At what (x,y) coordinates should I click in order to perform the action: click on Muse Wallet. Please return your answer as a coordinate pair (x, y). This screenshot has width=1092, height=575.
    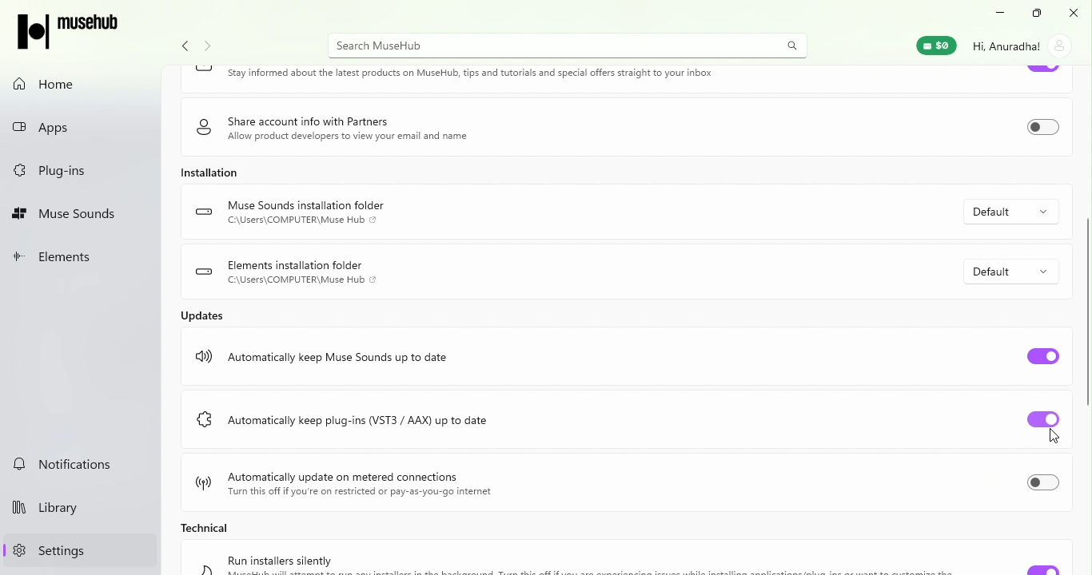
    Looking at the image, I should click on (935, 46).